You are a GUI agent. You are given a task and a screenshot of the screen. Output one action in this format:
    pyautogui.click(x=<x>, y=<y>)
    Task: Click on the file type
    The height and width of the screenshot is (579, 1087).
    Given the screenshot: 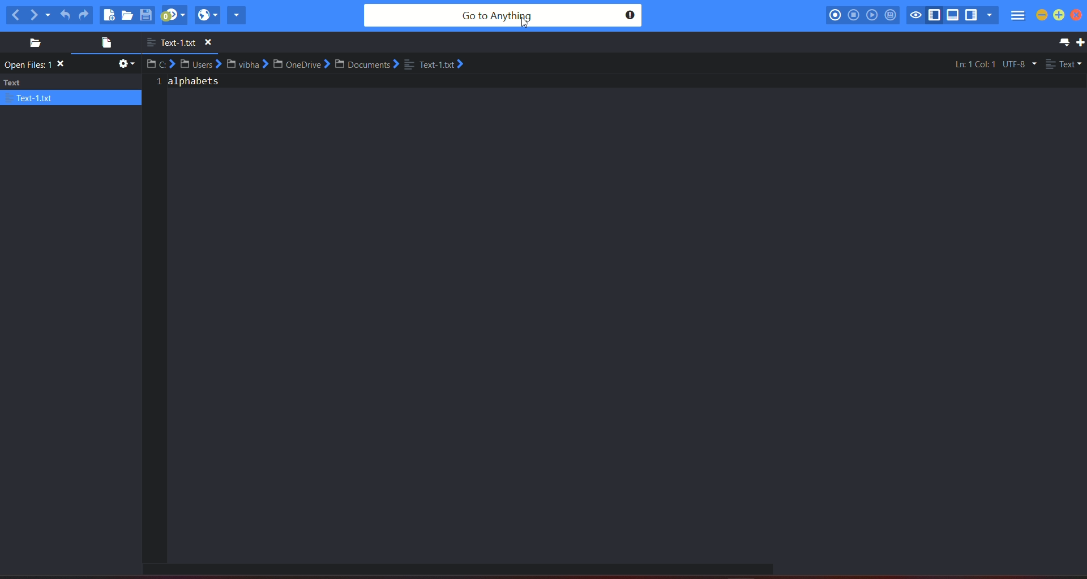 What is the action you would take?
    pyautogui.click(x=1064, y=65)
    